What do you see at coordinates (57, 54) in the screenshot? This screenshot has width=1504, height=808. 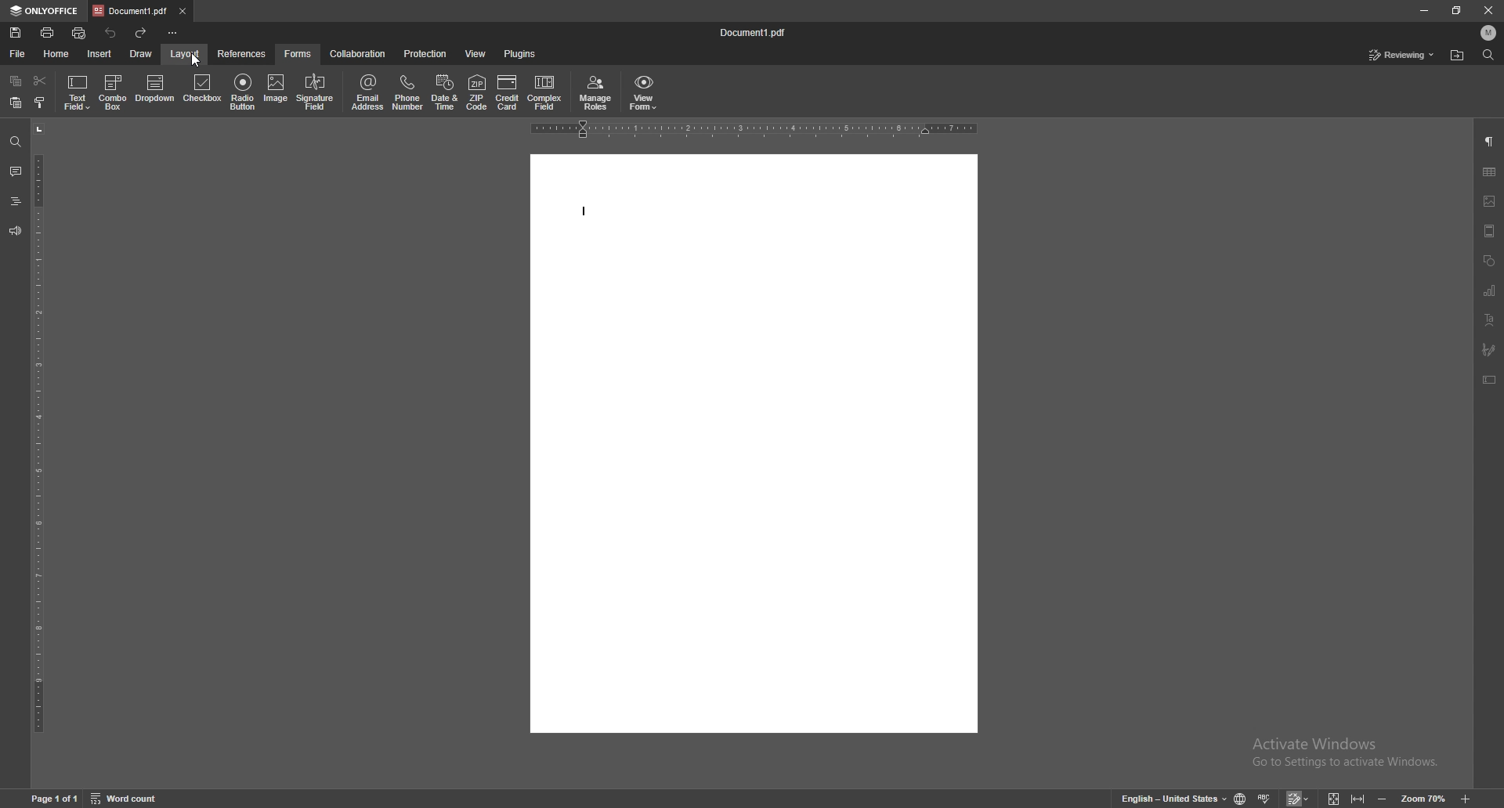 I see `home` at bounding box center [57, 54].